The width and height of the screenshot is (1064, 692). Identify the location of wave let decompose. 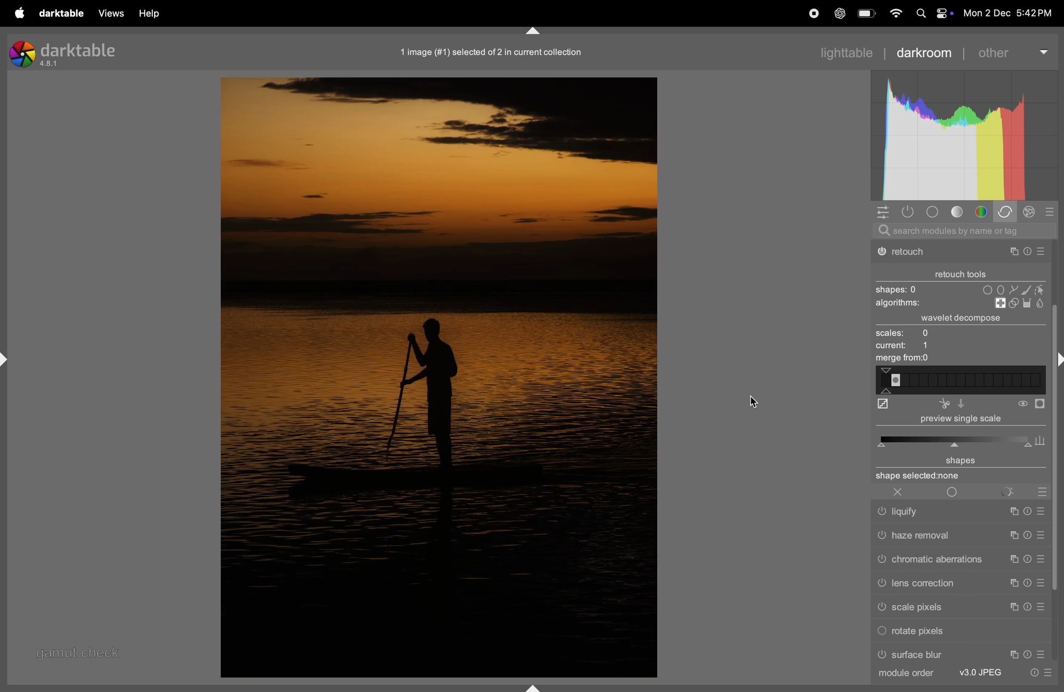
(965, 319).